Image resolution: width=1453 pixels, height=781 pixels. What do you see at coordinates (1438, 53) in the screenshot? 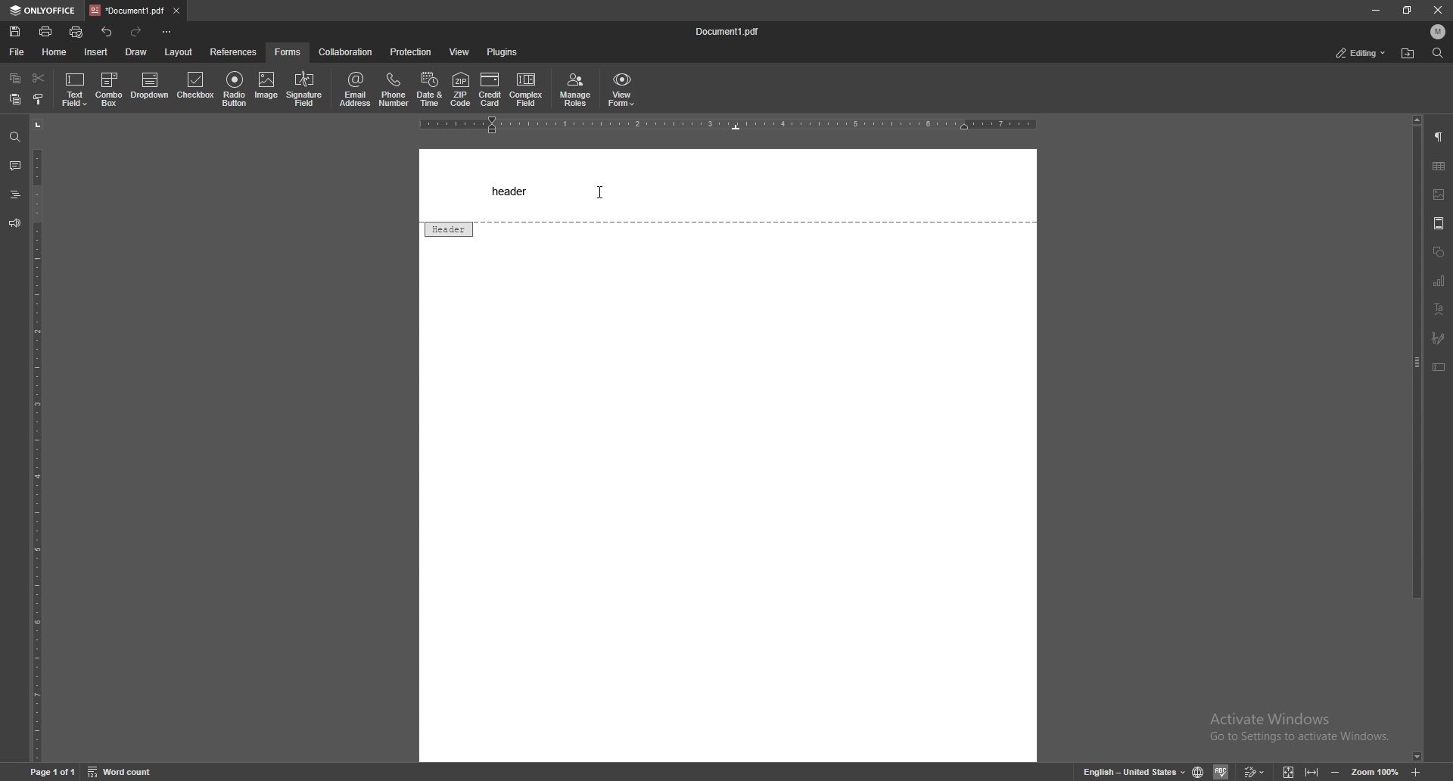
I see `find` at bounding box center [1438, 53].